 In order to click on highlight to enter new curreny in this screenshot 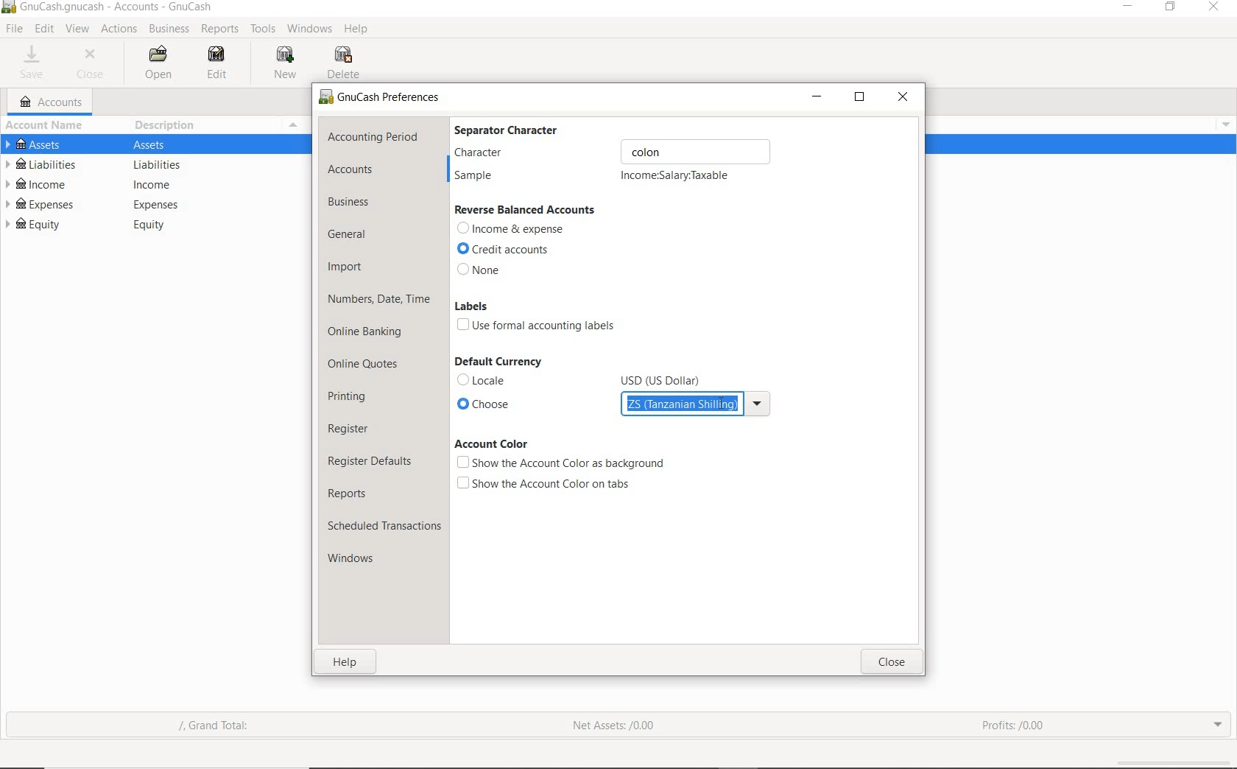, I will do `click(682, 405)`.